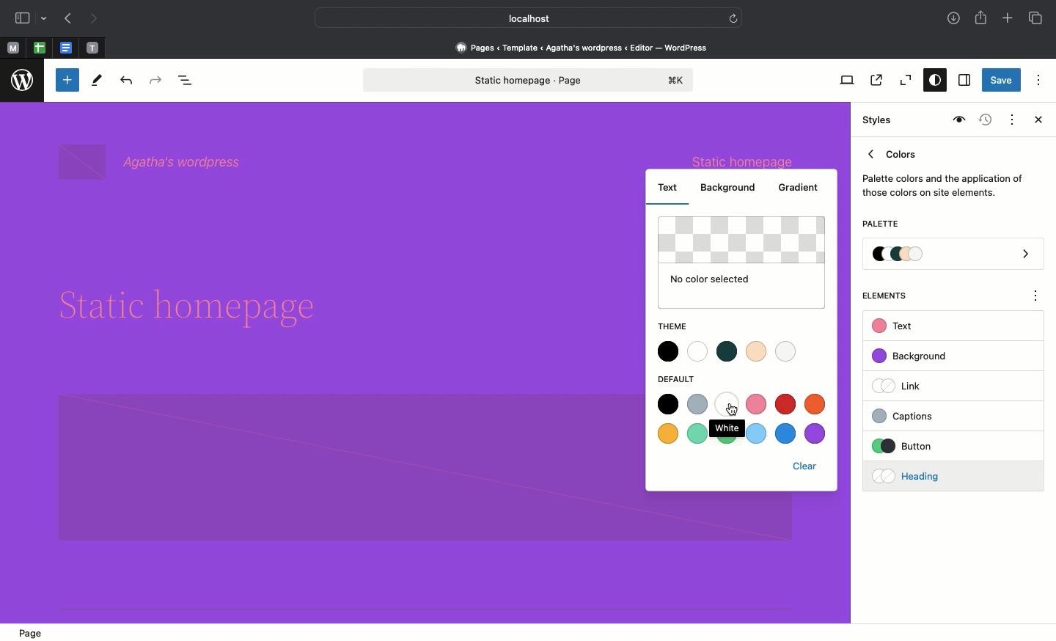 The height and width of the screenshot is (641, 1056). What do you see at coordinates (669, 186) in the screenshot?
I see `Text` at bounding box center [669, 186].